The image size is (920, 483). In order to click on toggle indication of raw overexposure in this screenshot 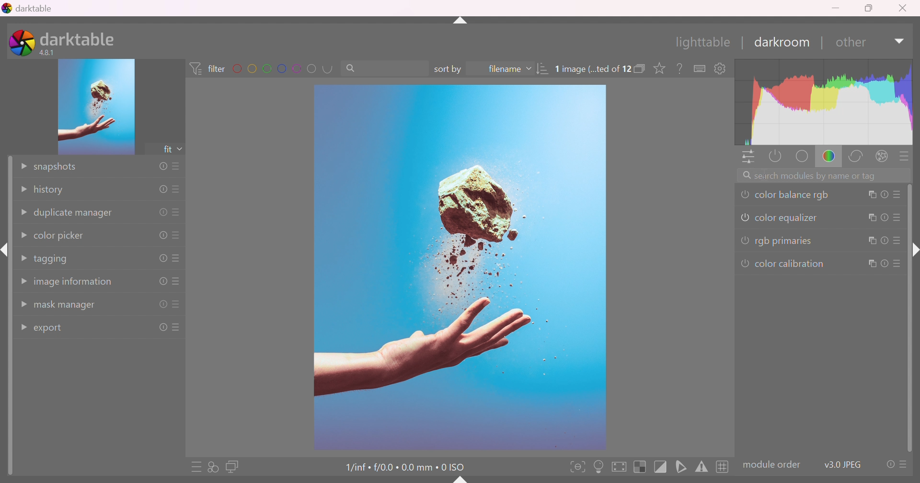, I will do `click(639, 466)`.